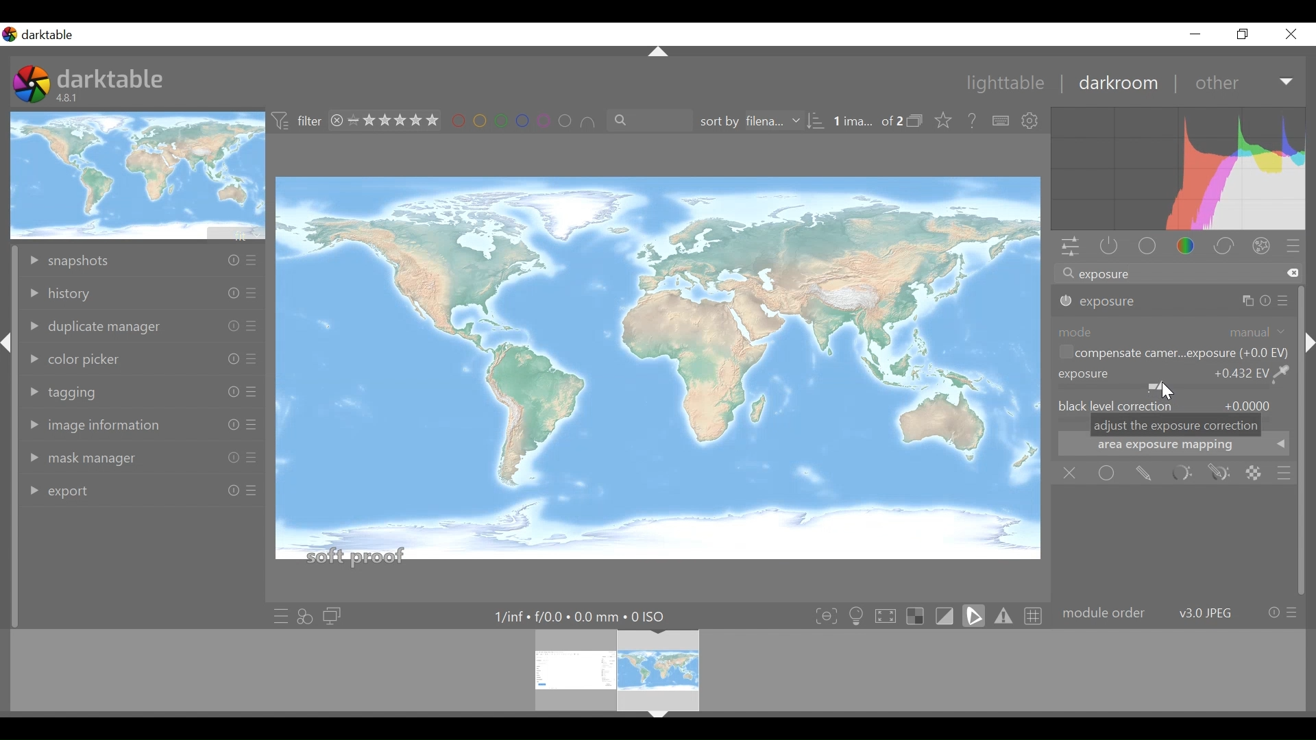 This screenshot has width=1316, height=740. I want to click on main editing area, so click(659, 374).